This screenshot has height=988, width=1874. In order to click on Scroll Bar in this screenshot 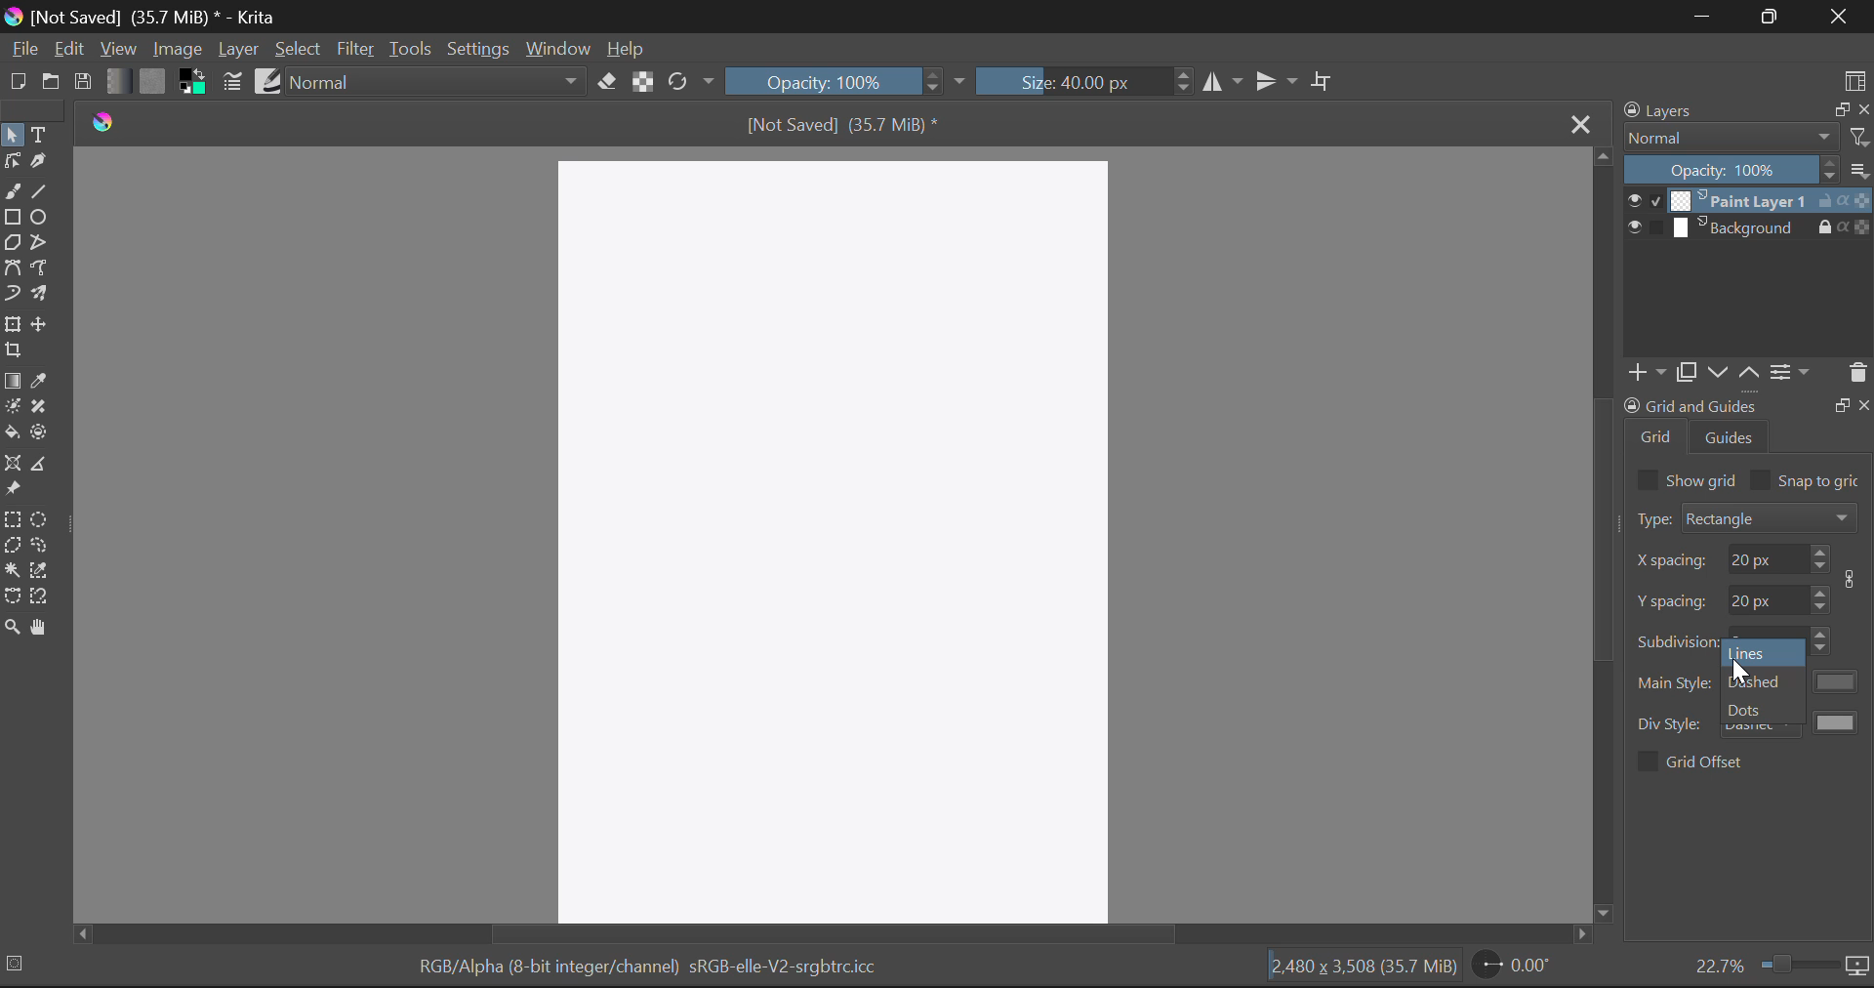, I will do `click(1603, 538)`.